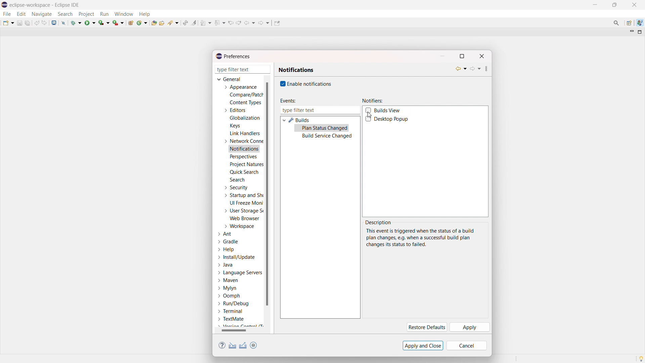 The image size is (645, 363). I want to click on plan status changed, so click(326, 128).